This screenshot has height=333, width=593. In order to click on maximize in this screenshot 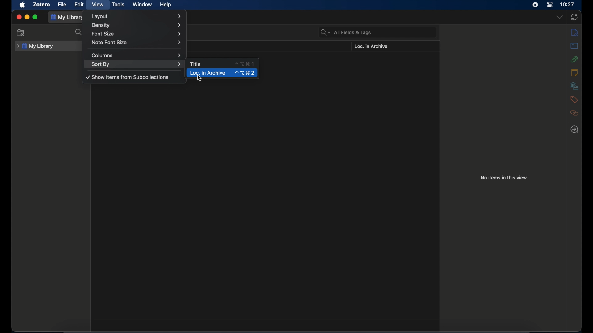, I will do `click(36, 17)`.